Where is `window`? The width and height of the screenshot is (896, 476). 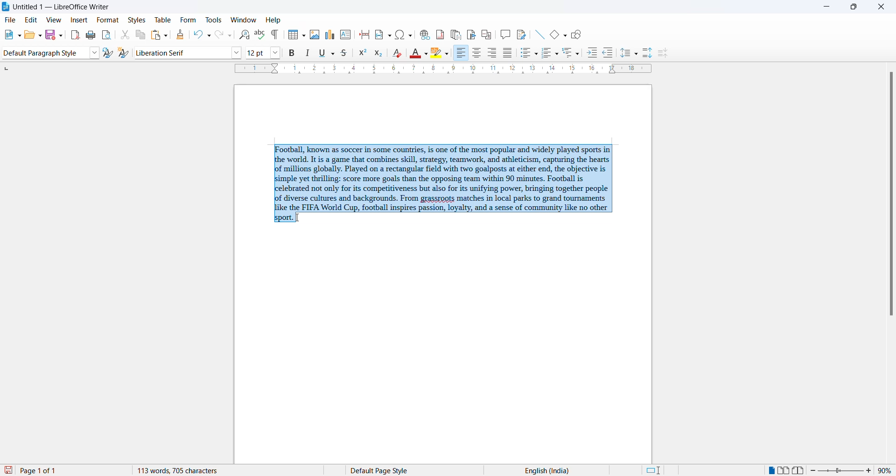 window is located at coordinates (242, 19).